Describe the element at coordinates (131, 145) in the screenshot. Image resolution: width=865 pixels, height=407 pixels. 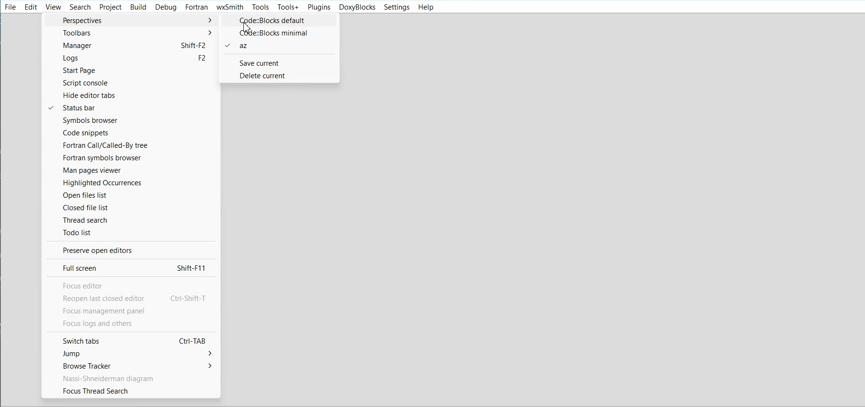
I see `Fortran call` at that location.